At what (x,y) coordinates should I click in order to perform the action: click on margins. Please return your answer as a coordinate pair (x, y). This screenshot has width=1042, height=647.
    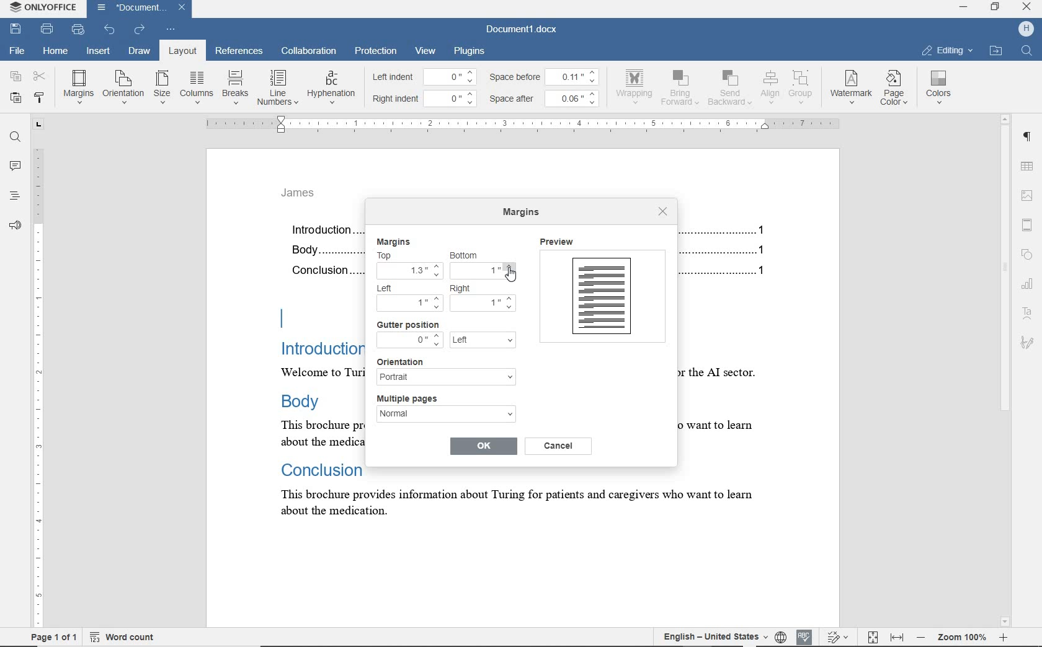
    Looking at the image, I should click on (393, 242).